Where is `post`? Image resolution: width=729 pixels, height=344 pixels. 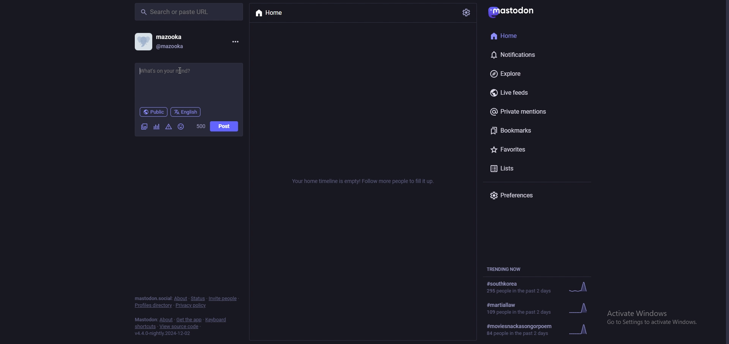
post is located at coordinates (224, 127).